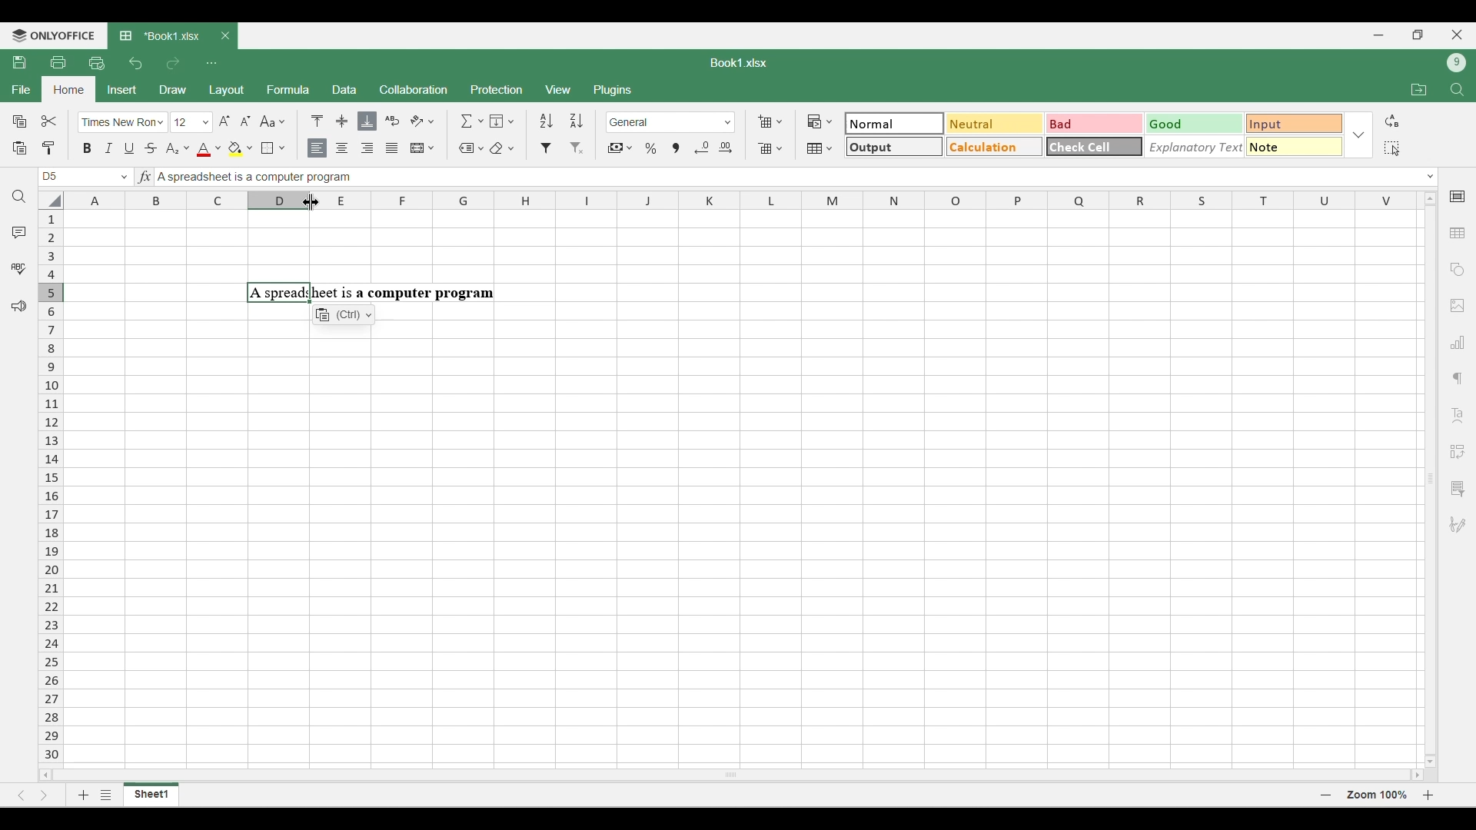 This screenshot has height=830, width=1476. Describe the element at coordinates (84, 795) in the screenshot. I see `Add sheets` at that location.